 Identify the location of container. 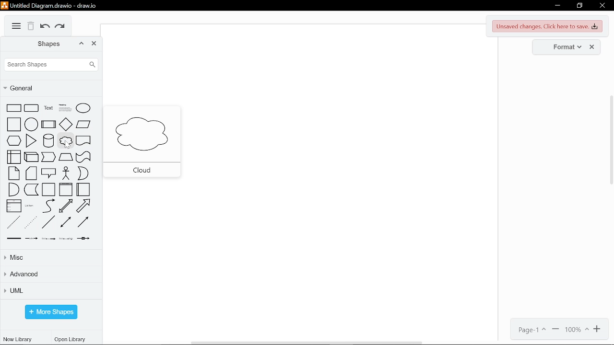
(49, 190).